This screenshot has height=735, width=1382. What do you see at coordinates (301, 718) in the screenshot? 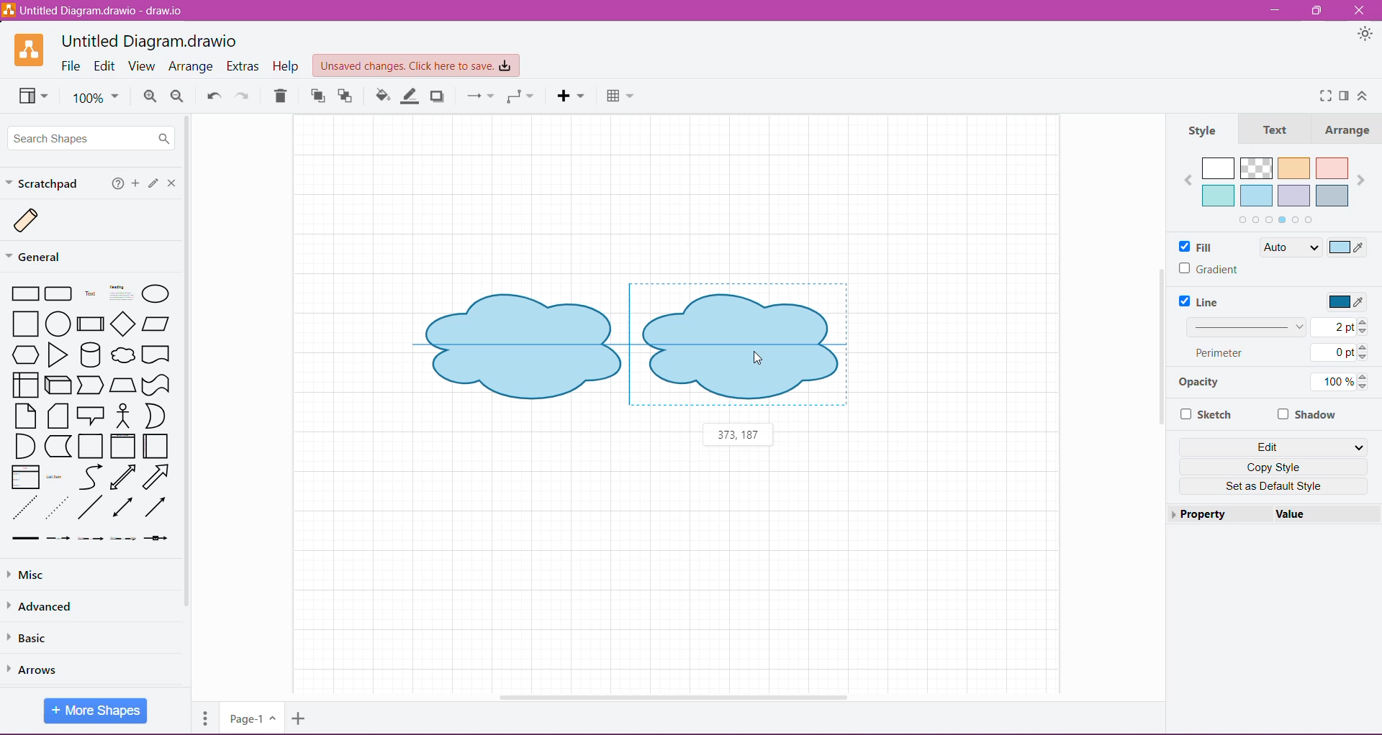
I see `Insert Page` at bounding box center [301, 718].